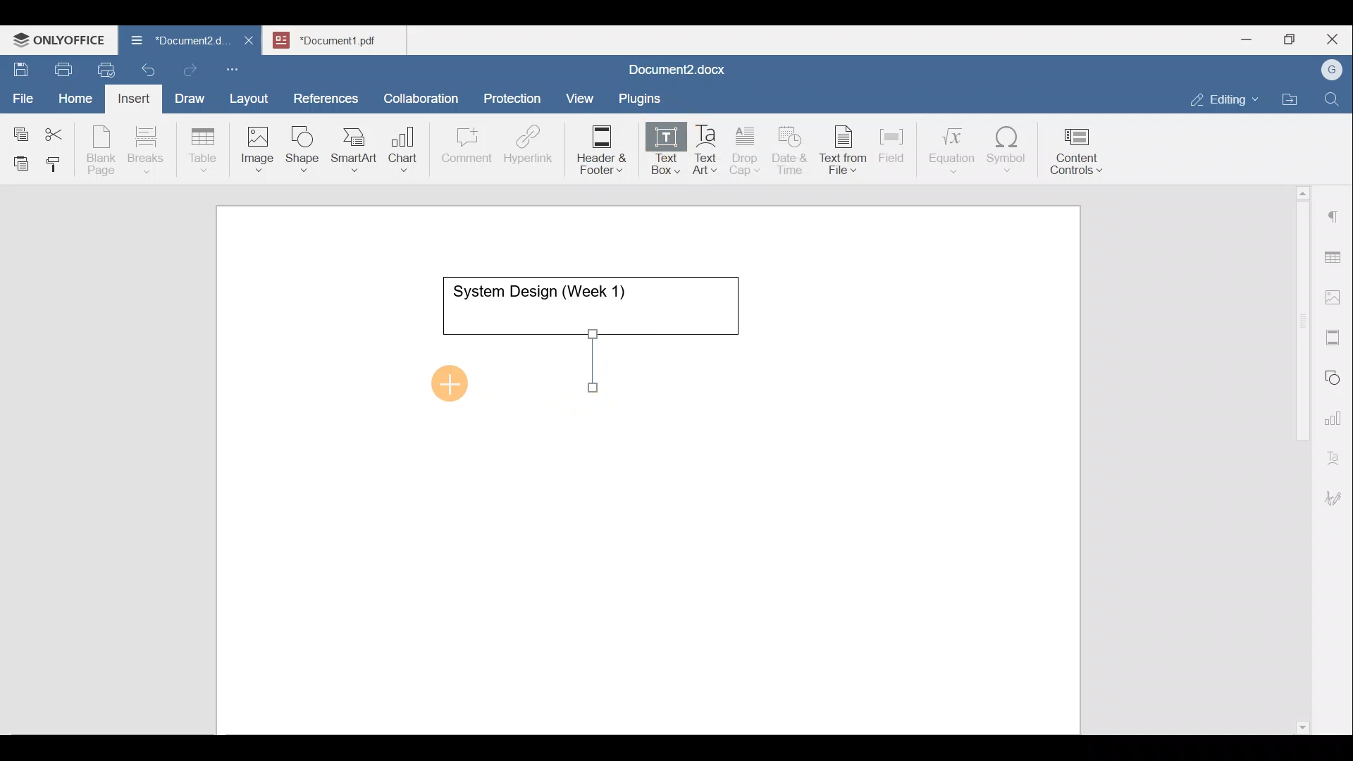 The height and width of the screenshot is (761, 1353). What do you see at coordinates (58, 161) in the screenshot?
I see `Copy style` at bounding box center [58, 161].